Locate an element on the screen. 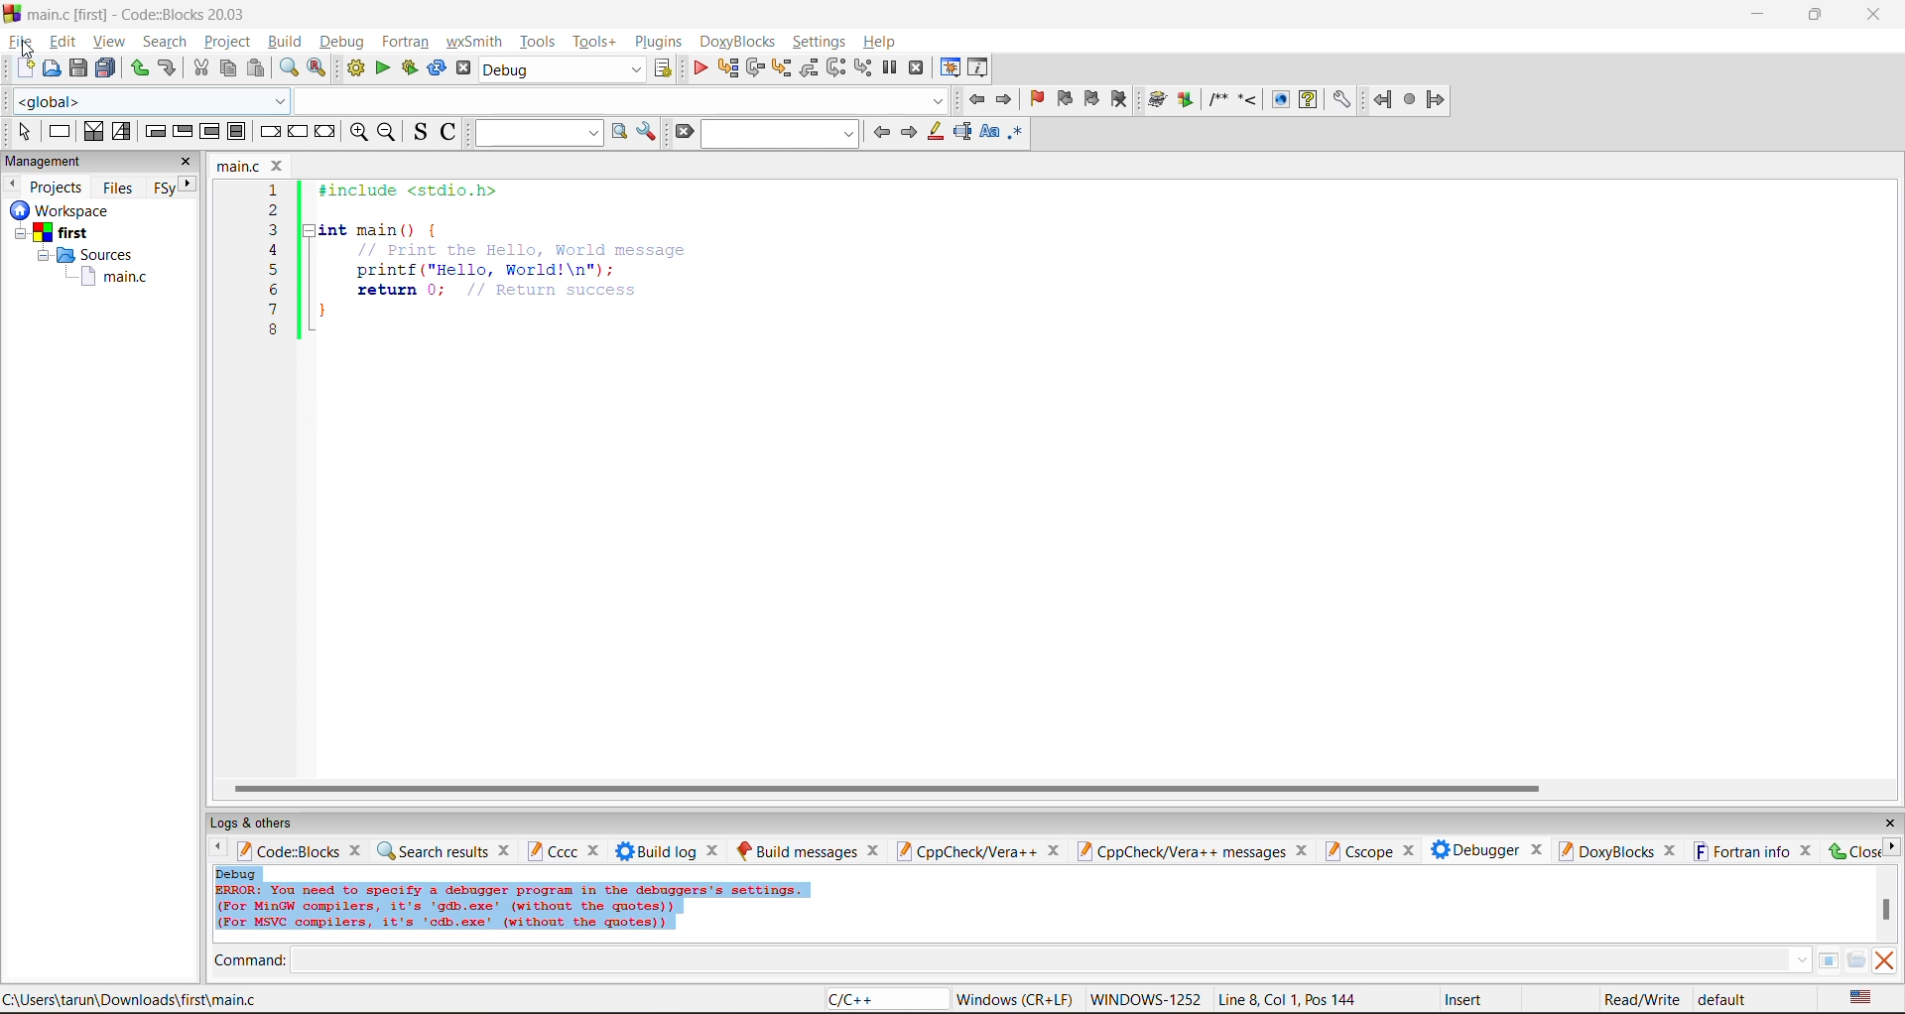  cppcheck/vera++ is located at coordinates (964, 852).